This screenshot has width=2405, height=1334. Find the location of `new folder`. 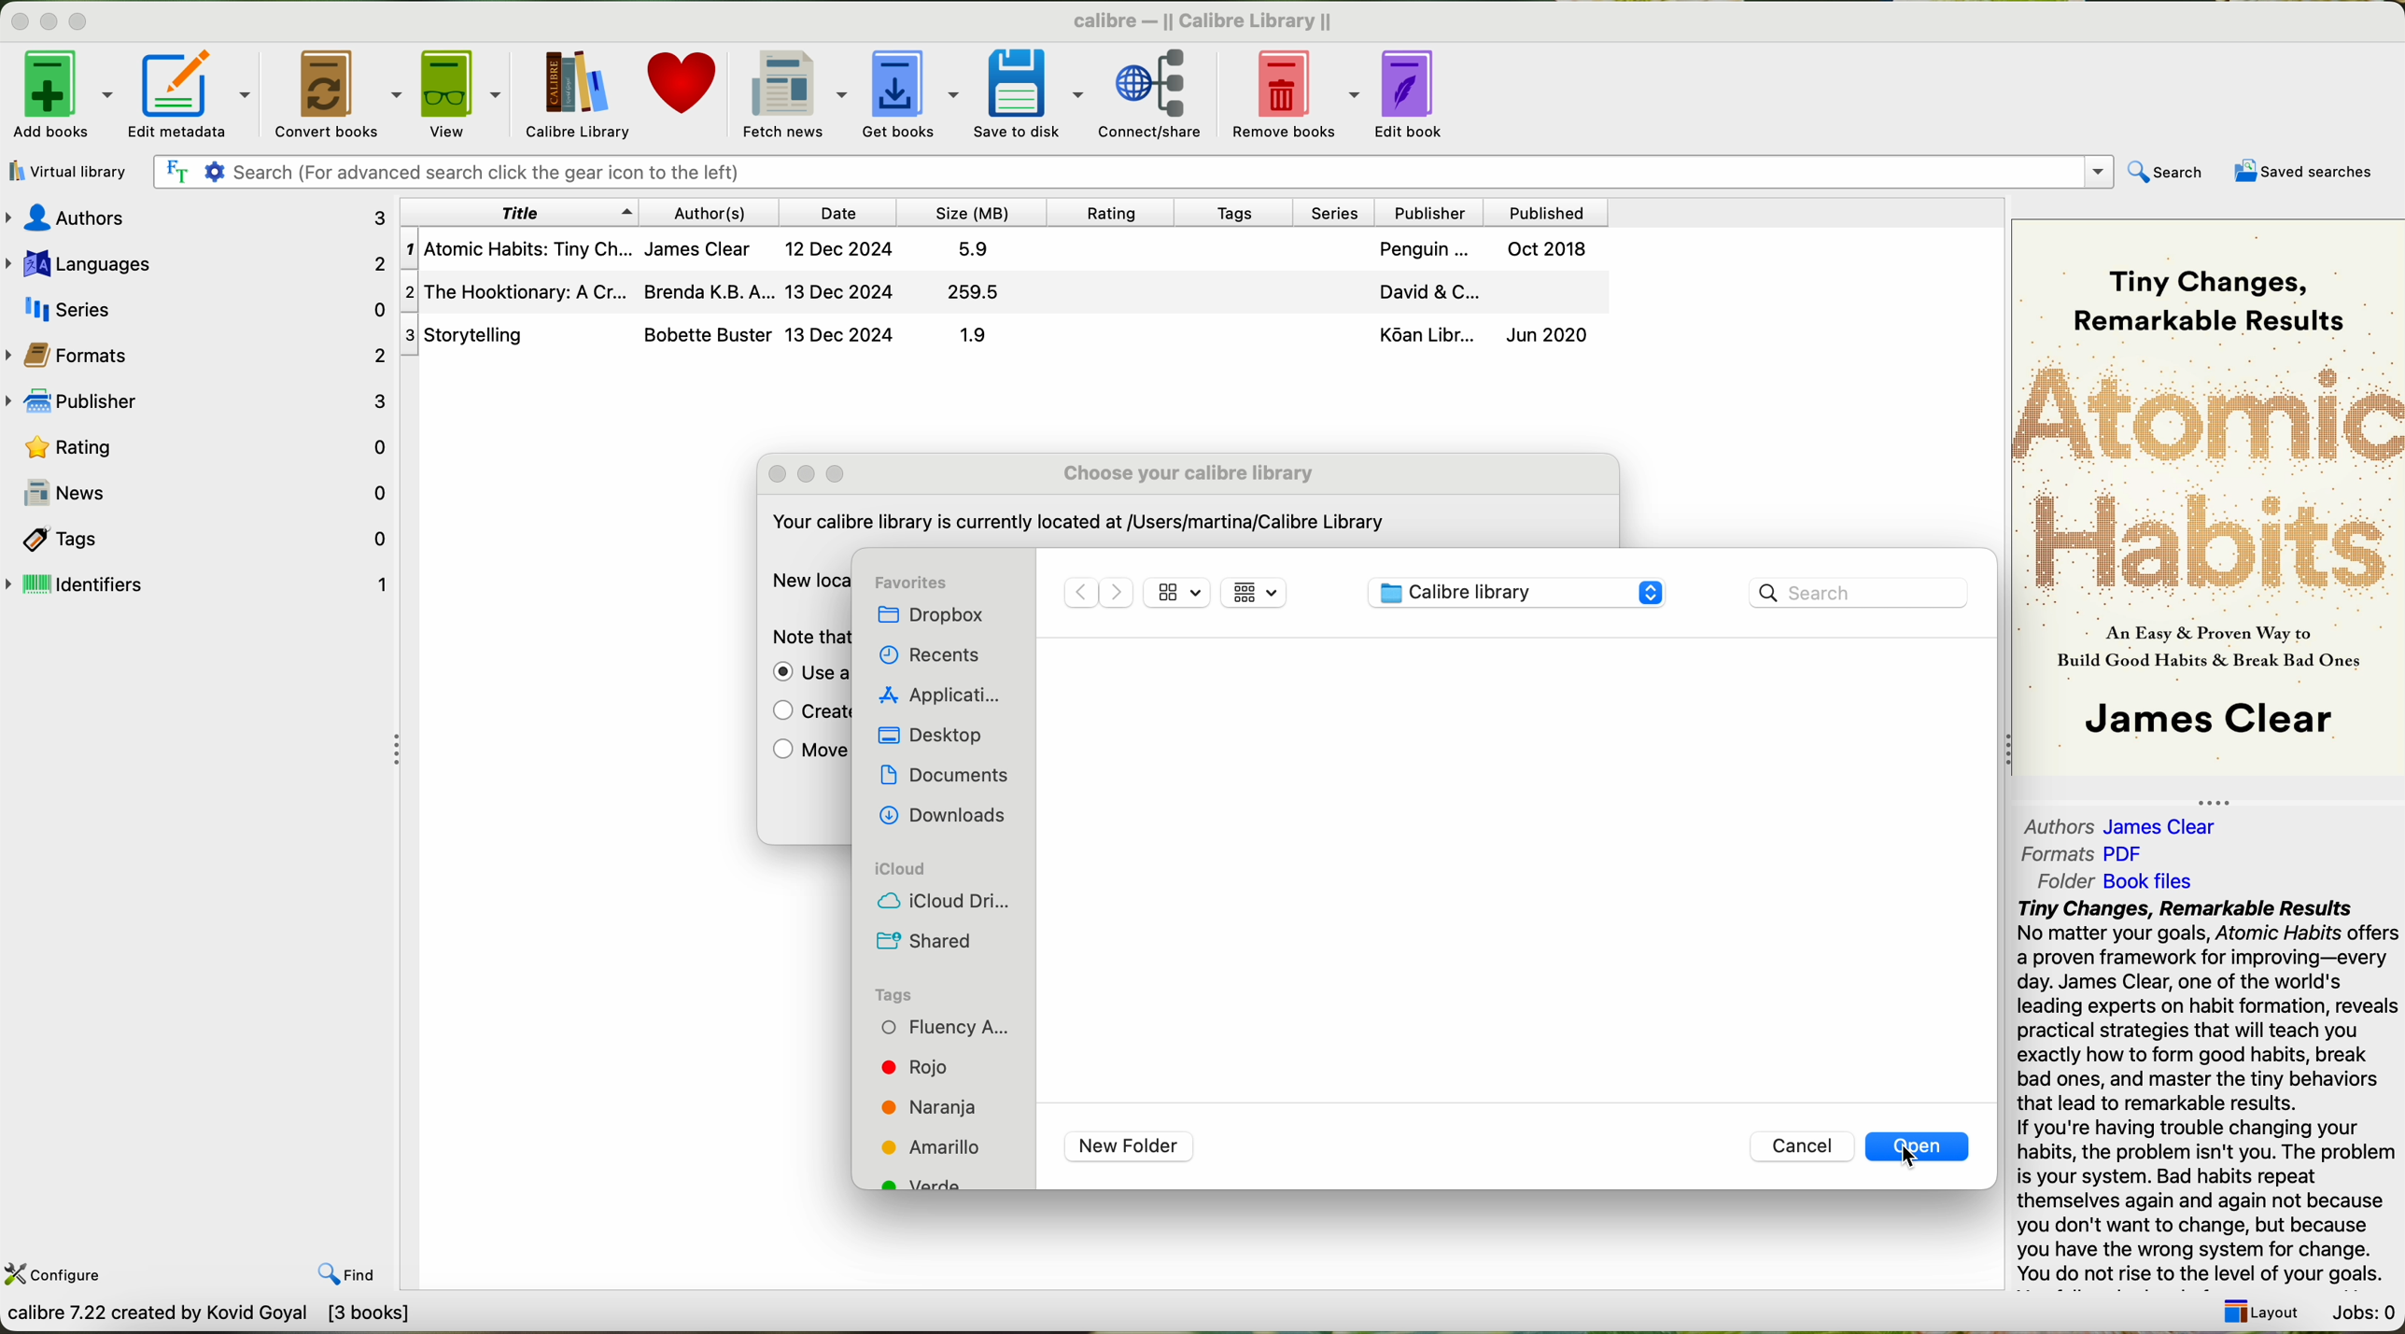

new folder is located at coordinates (1127, 1147).